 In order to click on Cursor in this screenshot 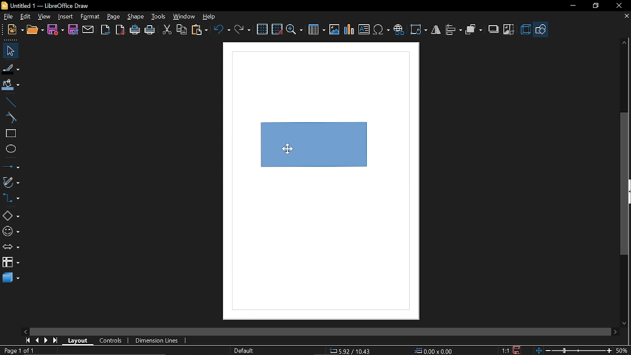, I will do `click(287, 150)`.